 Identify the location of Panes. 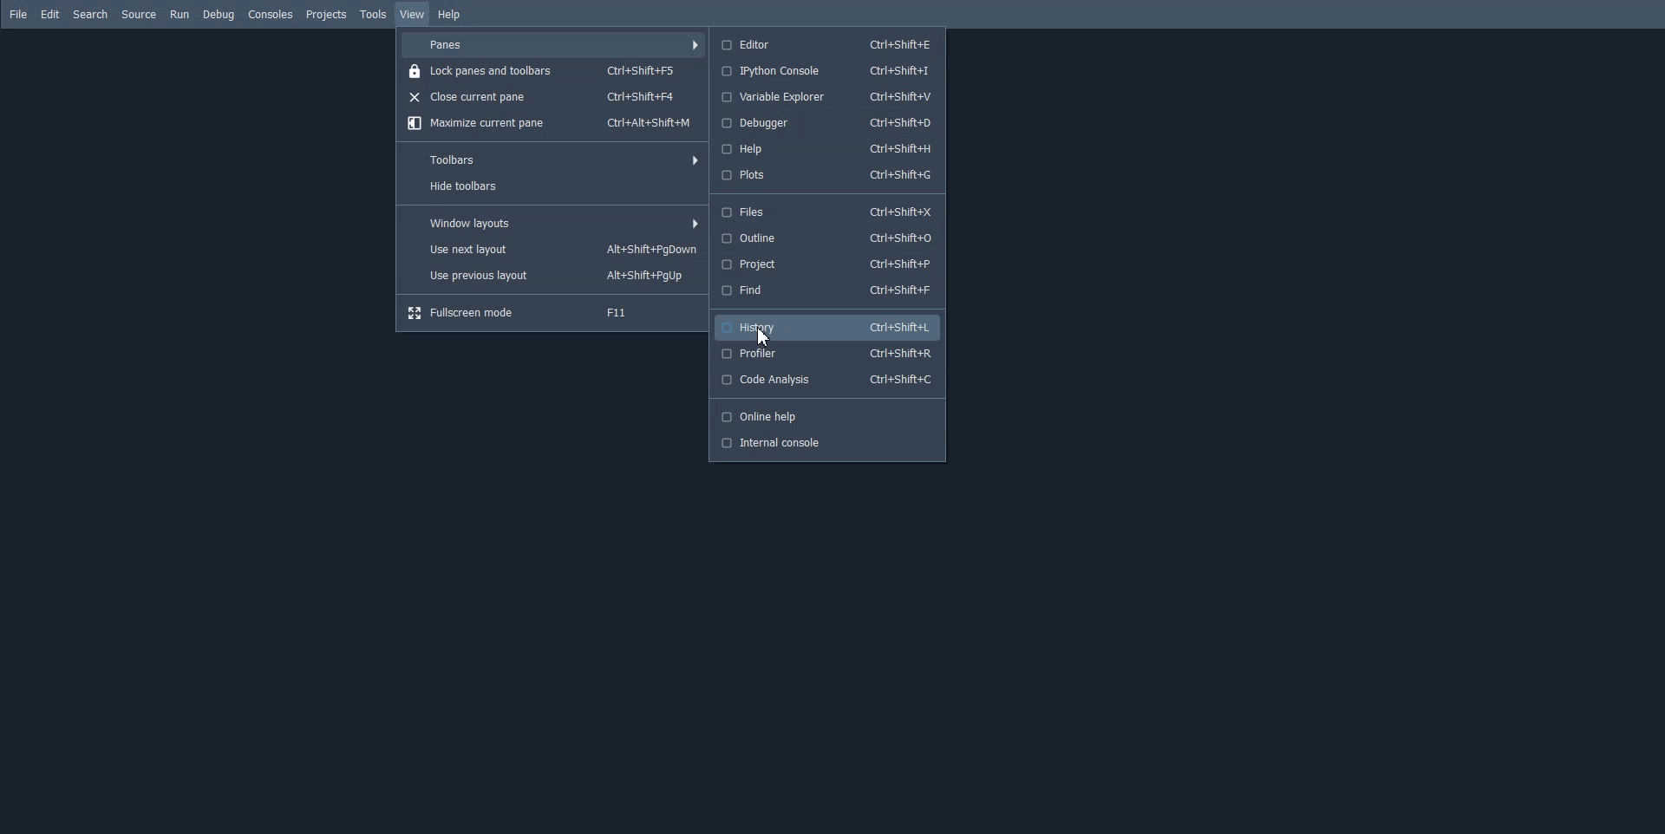
(553, 44).